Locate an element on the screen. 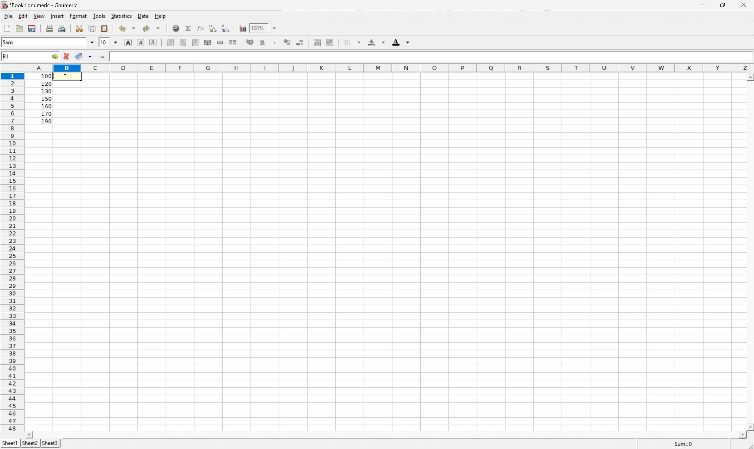  Decrease the number of decimals displayed is located at coordinates (301, 43).